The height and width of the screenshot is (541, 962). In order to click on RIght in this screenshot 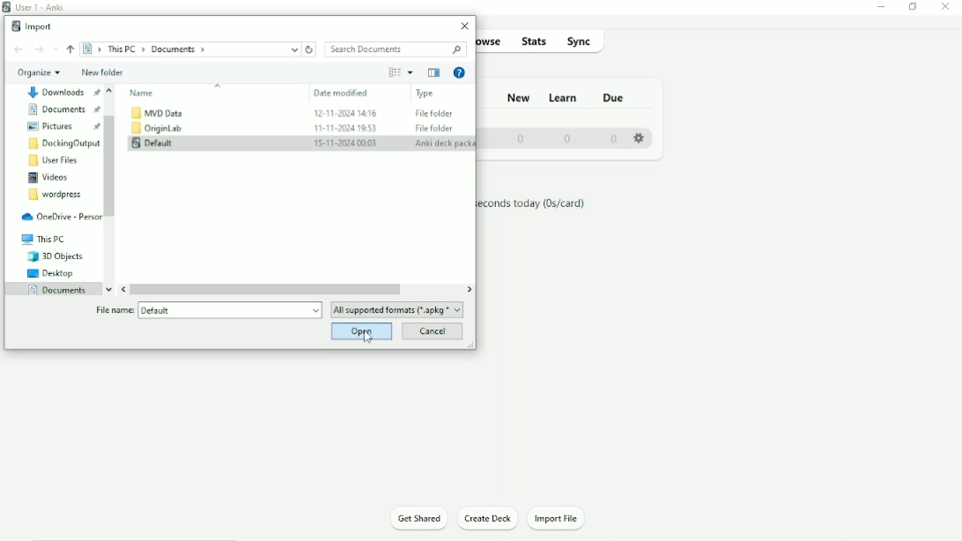, I will do `click(467, 289)`.